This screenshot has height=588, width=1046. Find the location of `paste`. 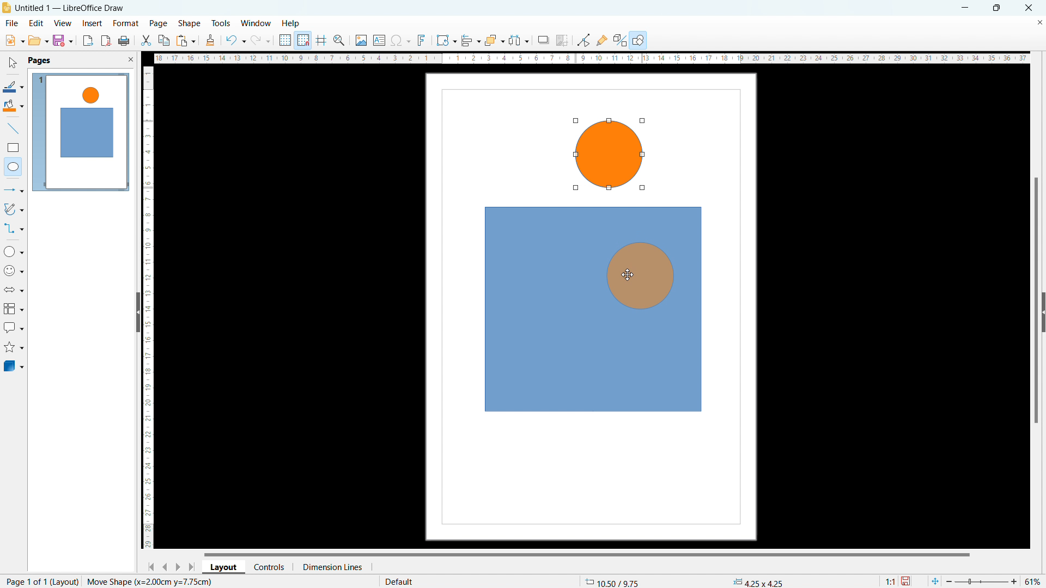

paste is located at coordinates (186, 40).